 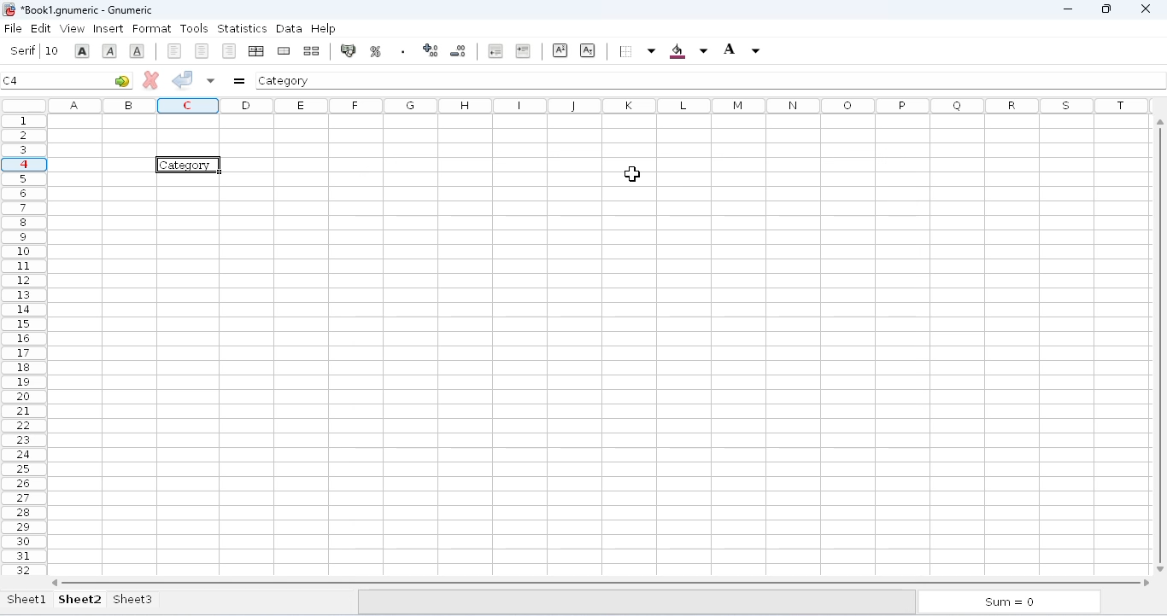 I want to click on category, so click(x=284, y=80).